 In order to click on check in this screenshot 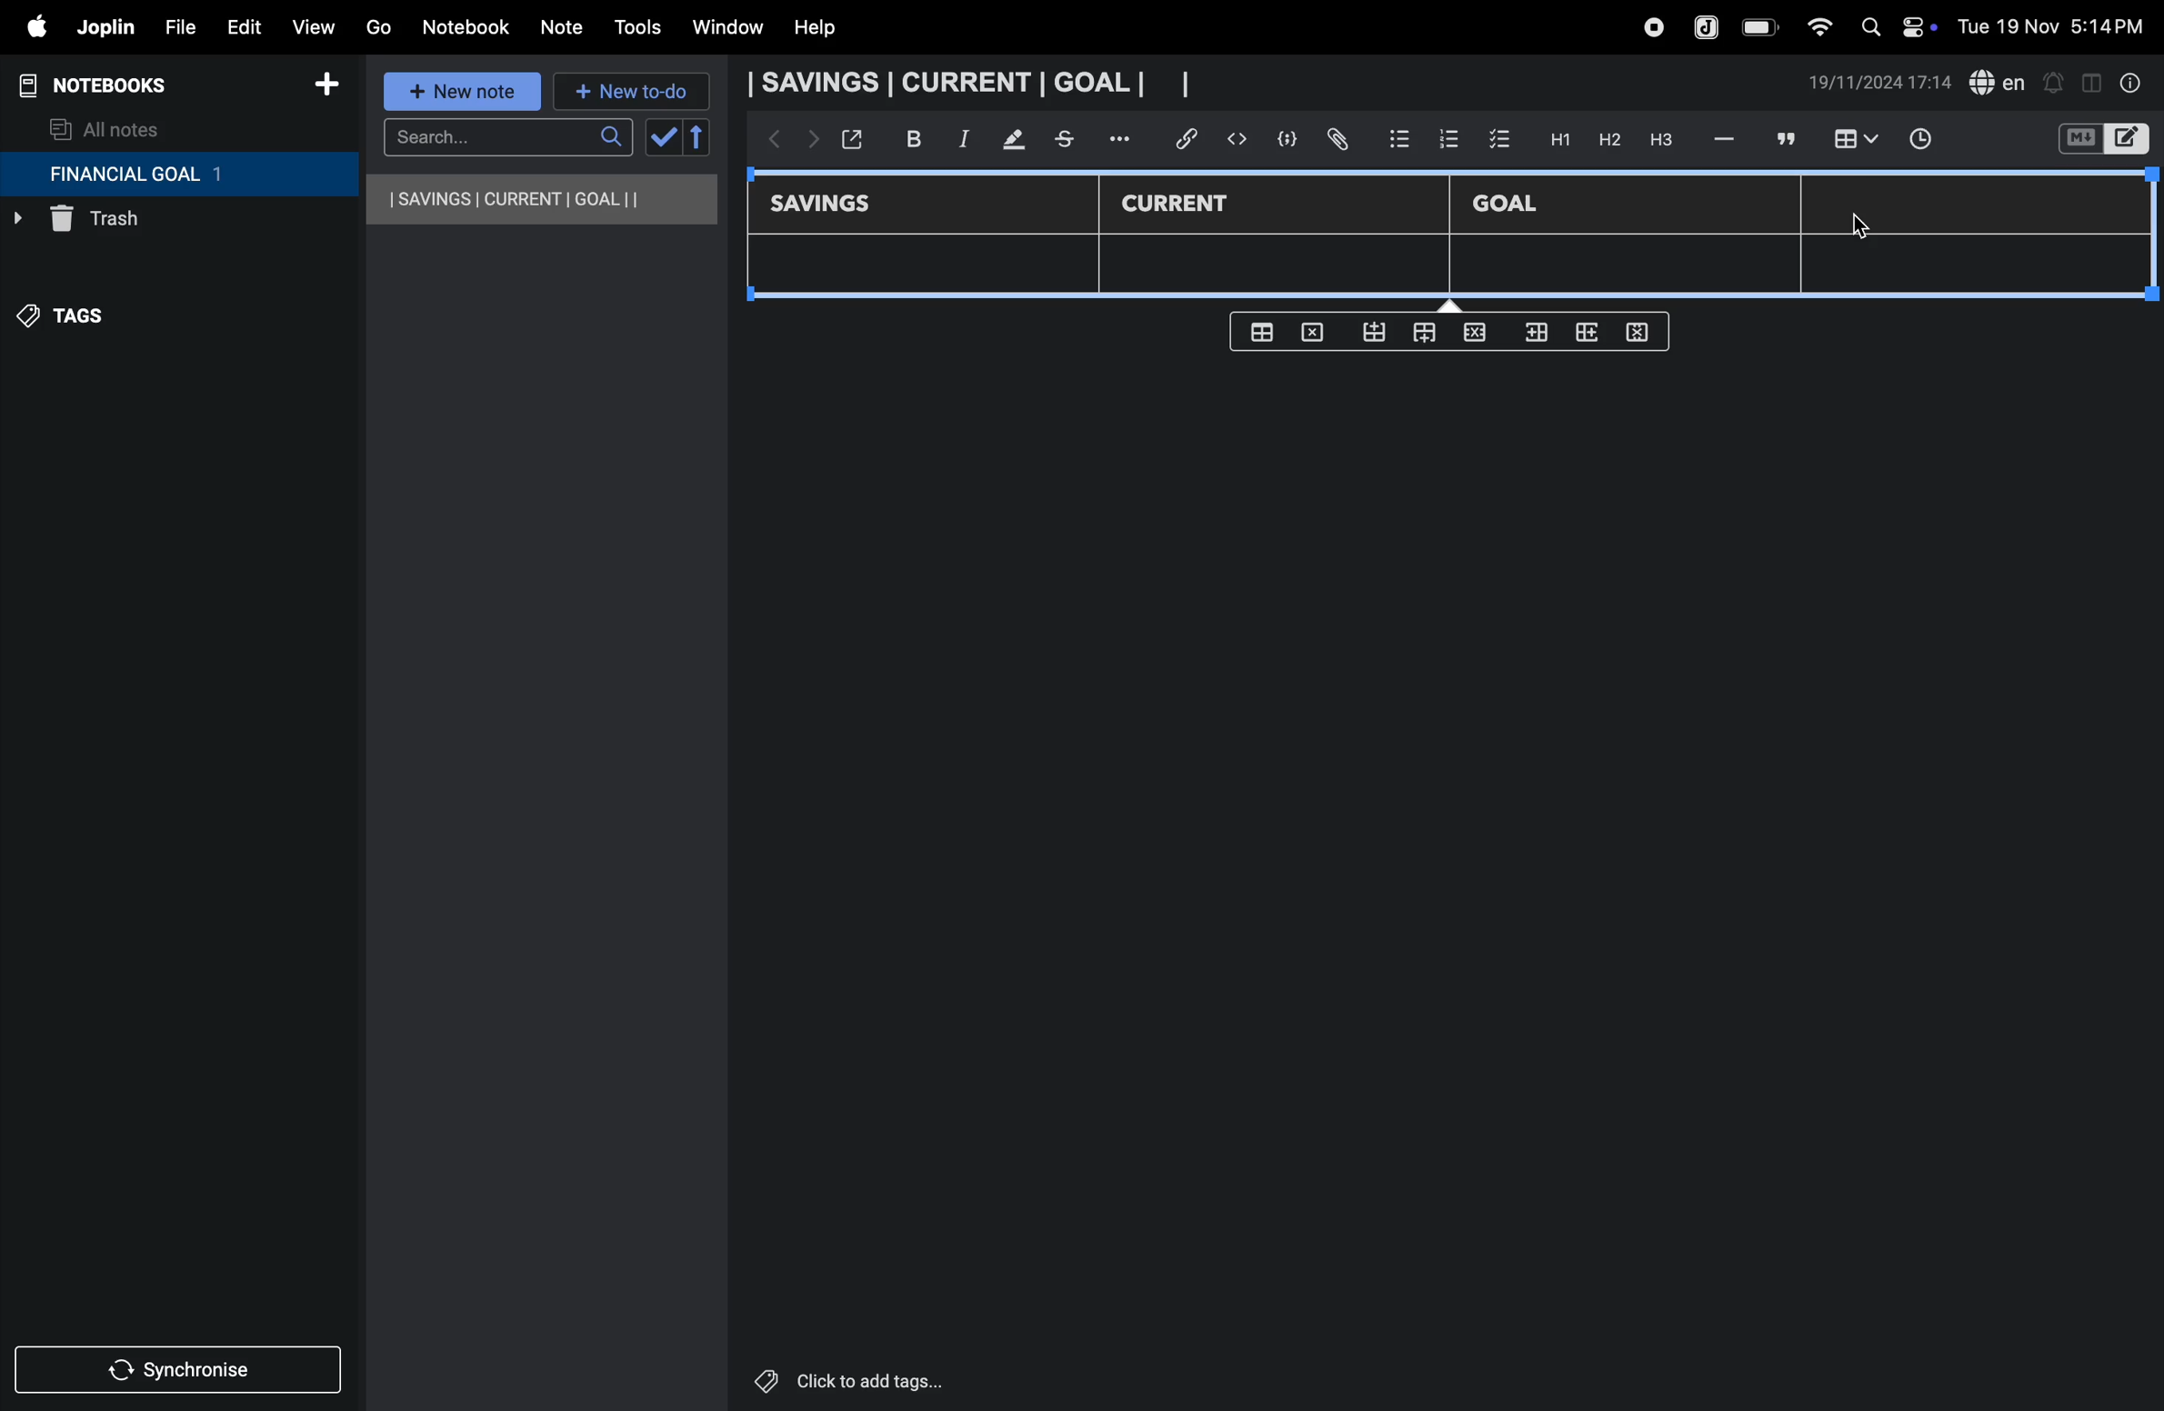, I will do `click(661, 138)`.